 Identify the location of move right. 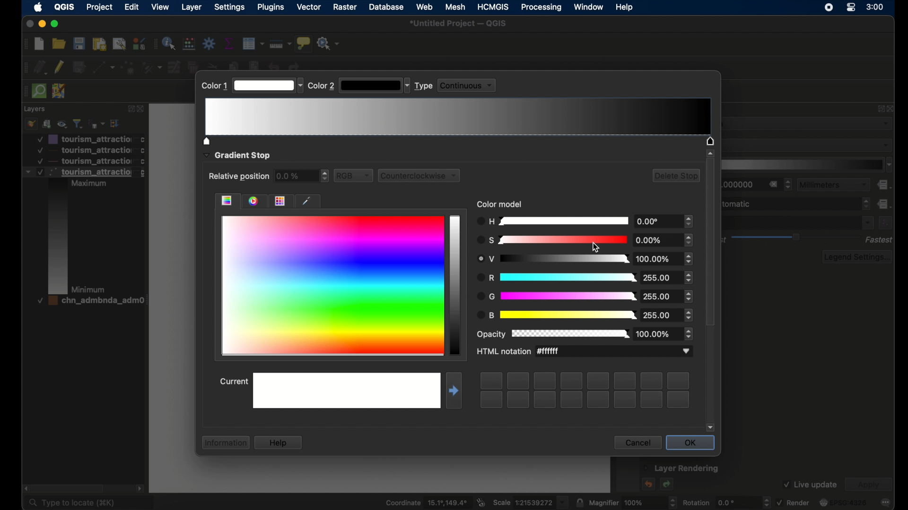
(454, 391).